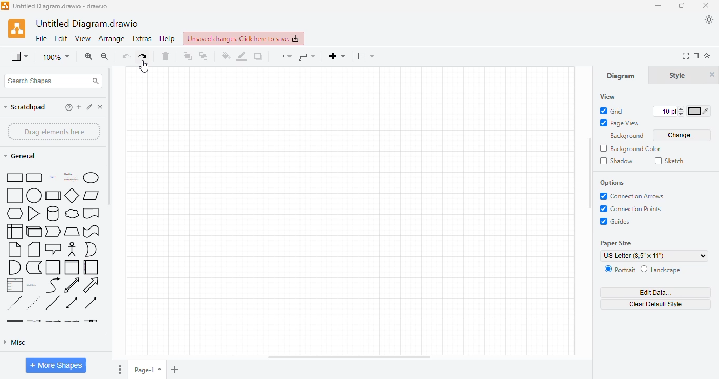  I want to click on grid, so click(612, 111).